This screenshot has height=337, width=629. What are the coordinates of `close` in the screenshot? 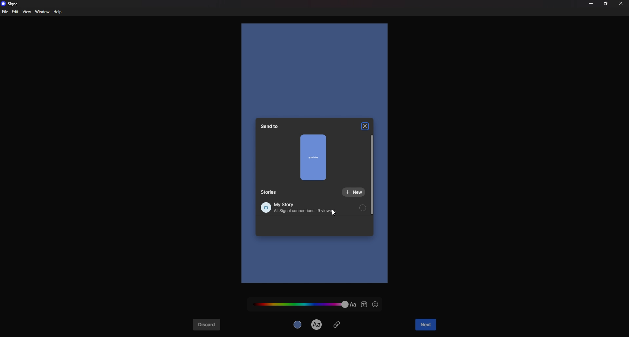 It's located at (621, 3).